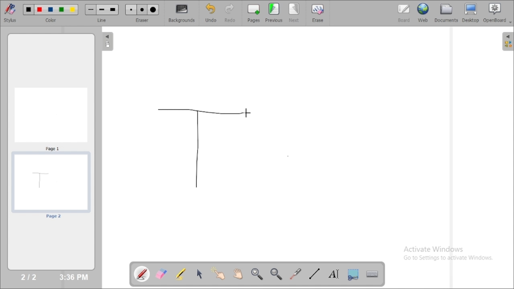  I want to click on openboard, so click(498, 13).